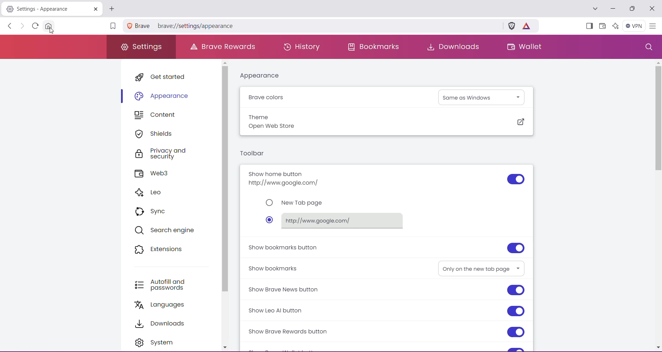  What do you see at coordinates (34, 25) in the screenshot?
I see `Reload this page` at bounding box center [34, 25].